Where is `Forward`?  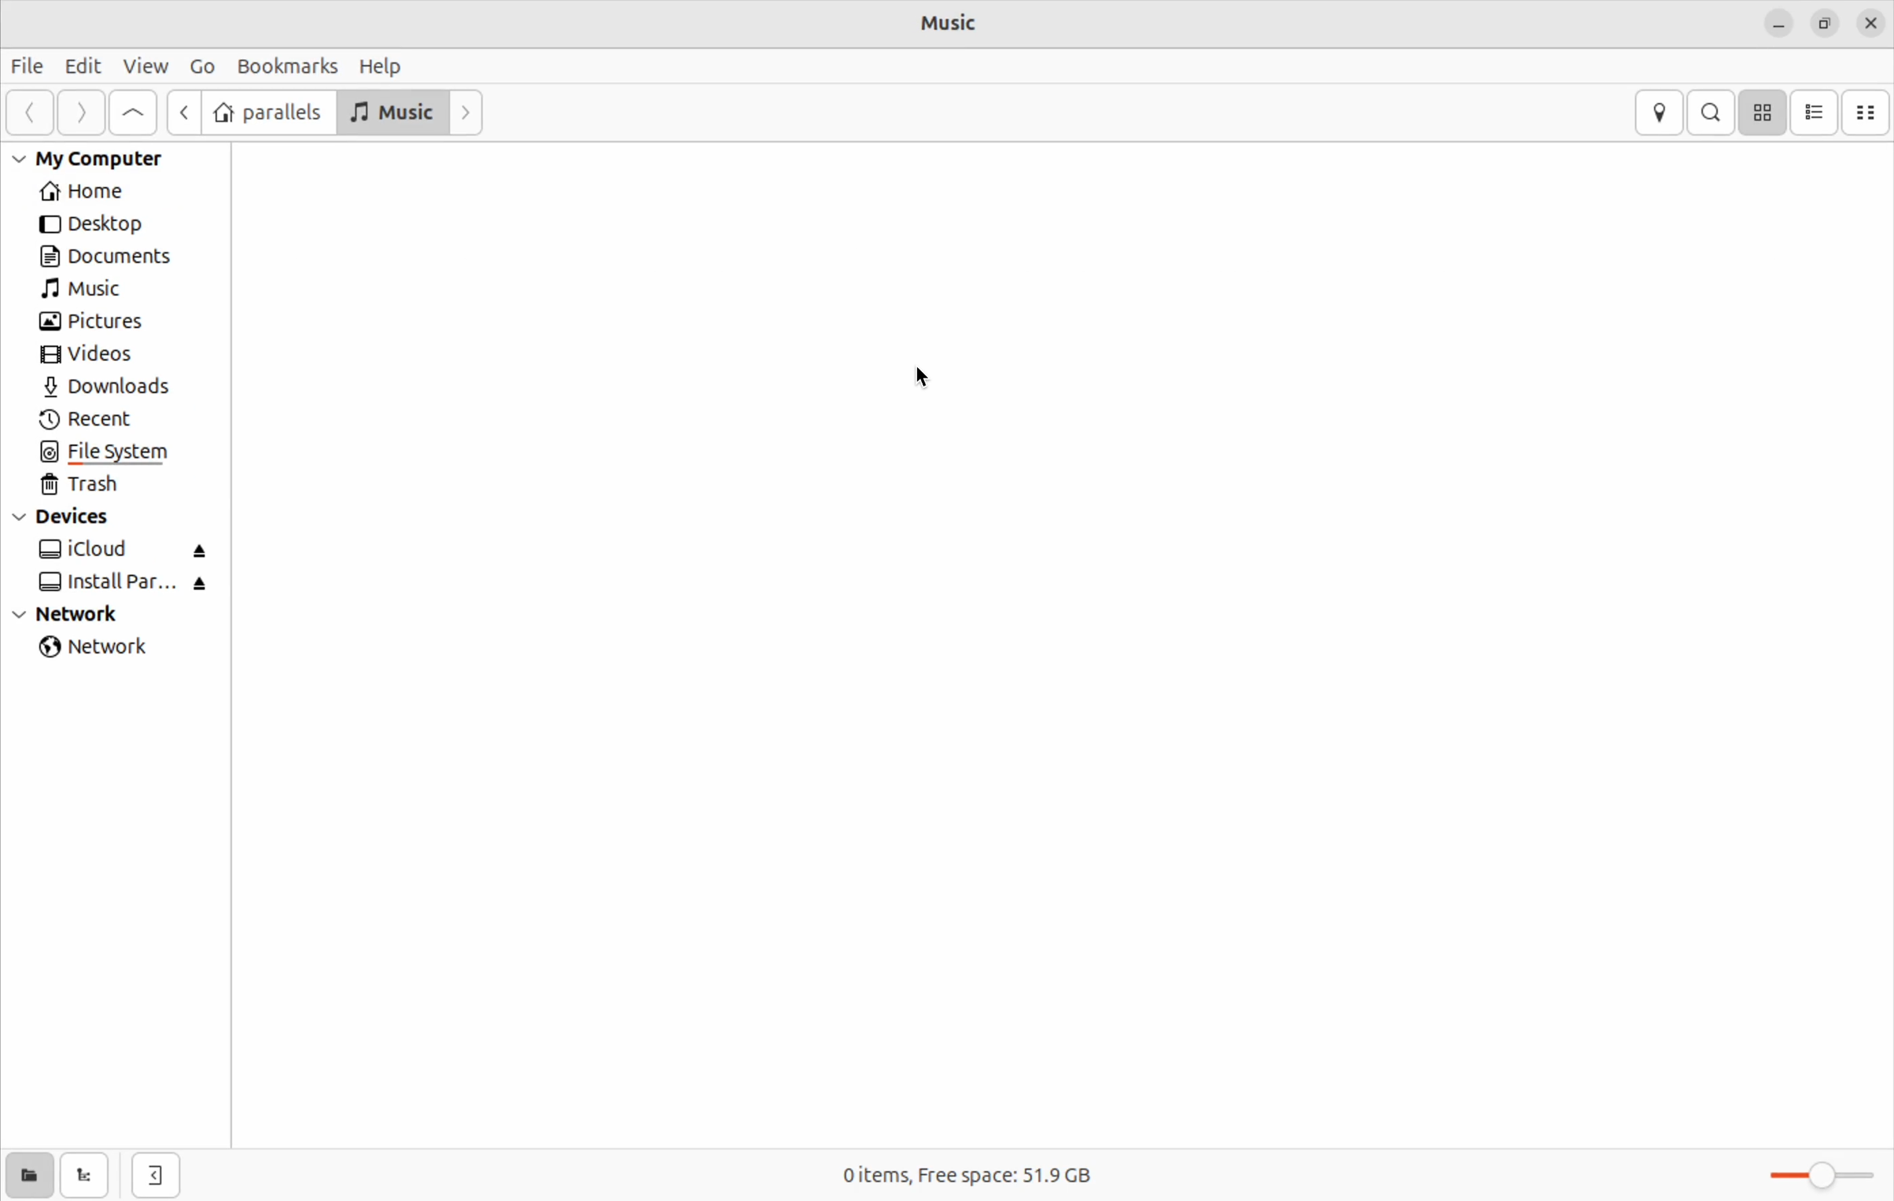 Forward is located at coordinates (466, 110).